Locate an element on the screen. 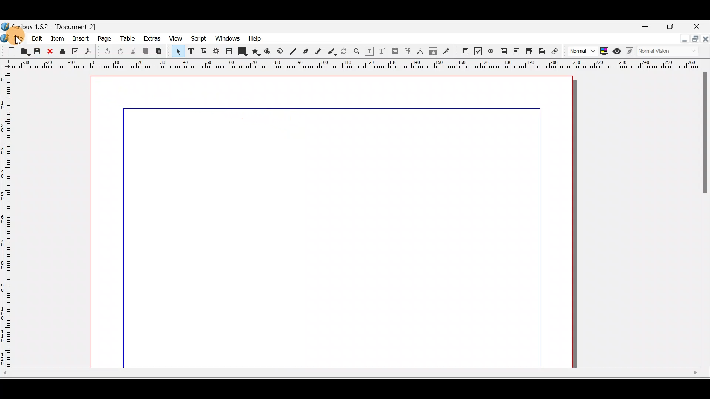 The width and height of the screenshot is (710, 399). Edit in preview mode is located at coordinates (629, 52).